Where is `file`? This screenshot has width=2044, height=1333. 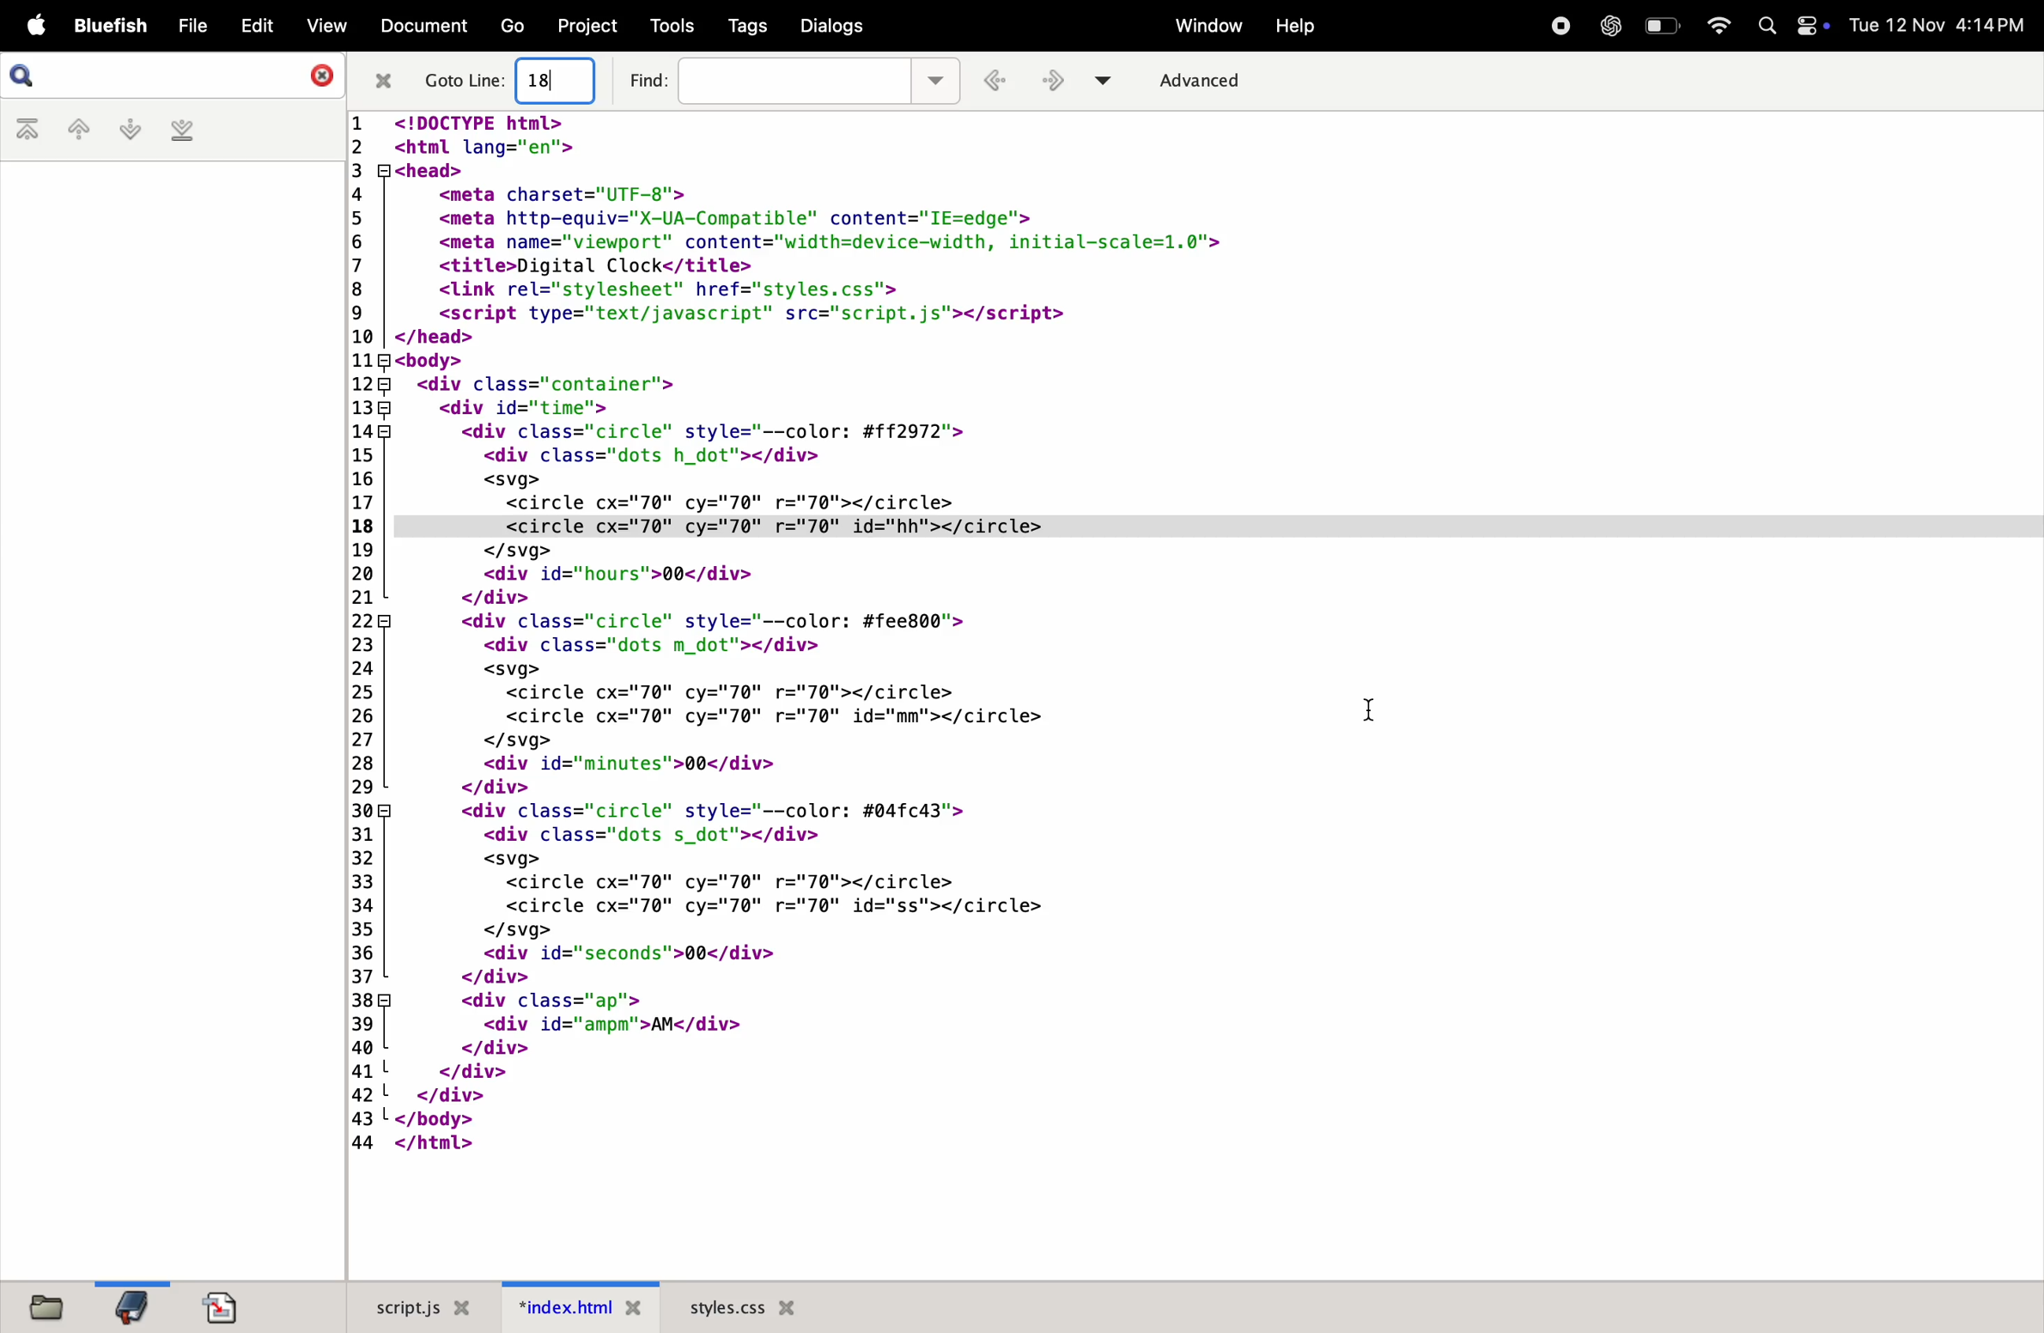
file is located at coordinates (186, 27).